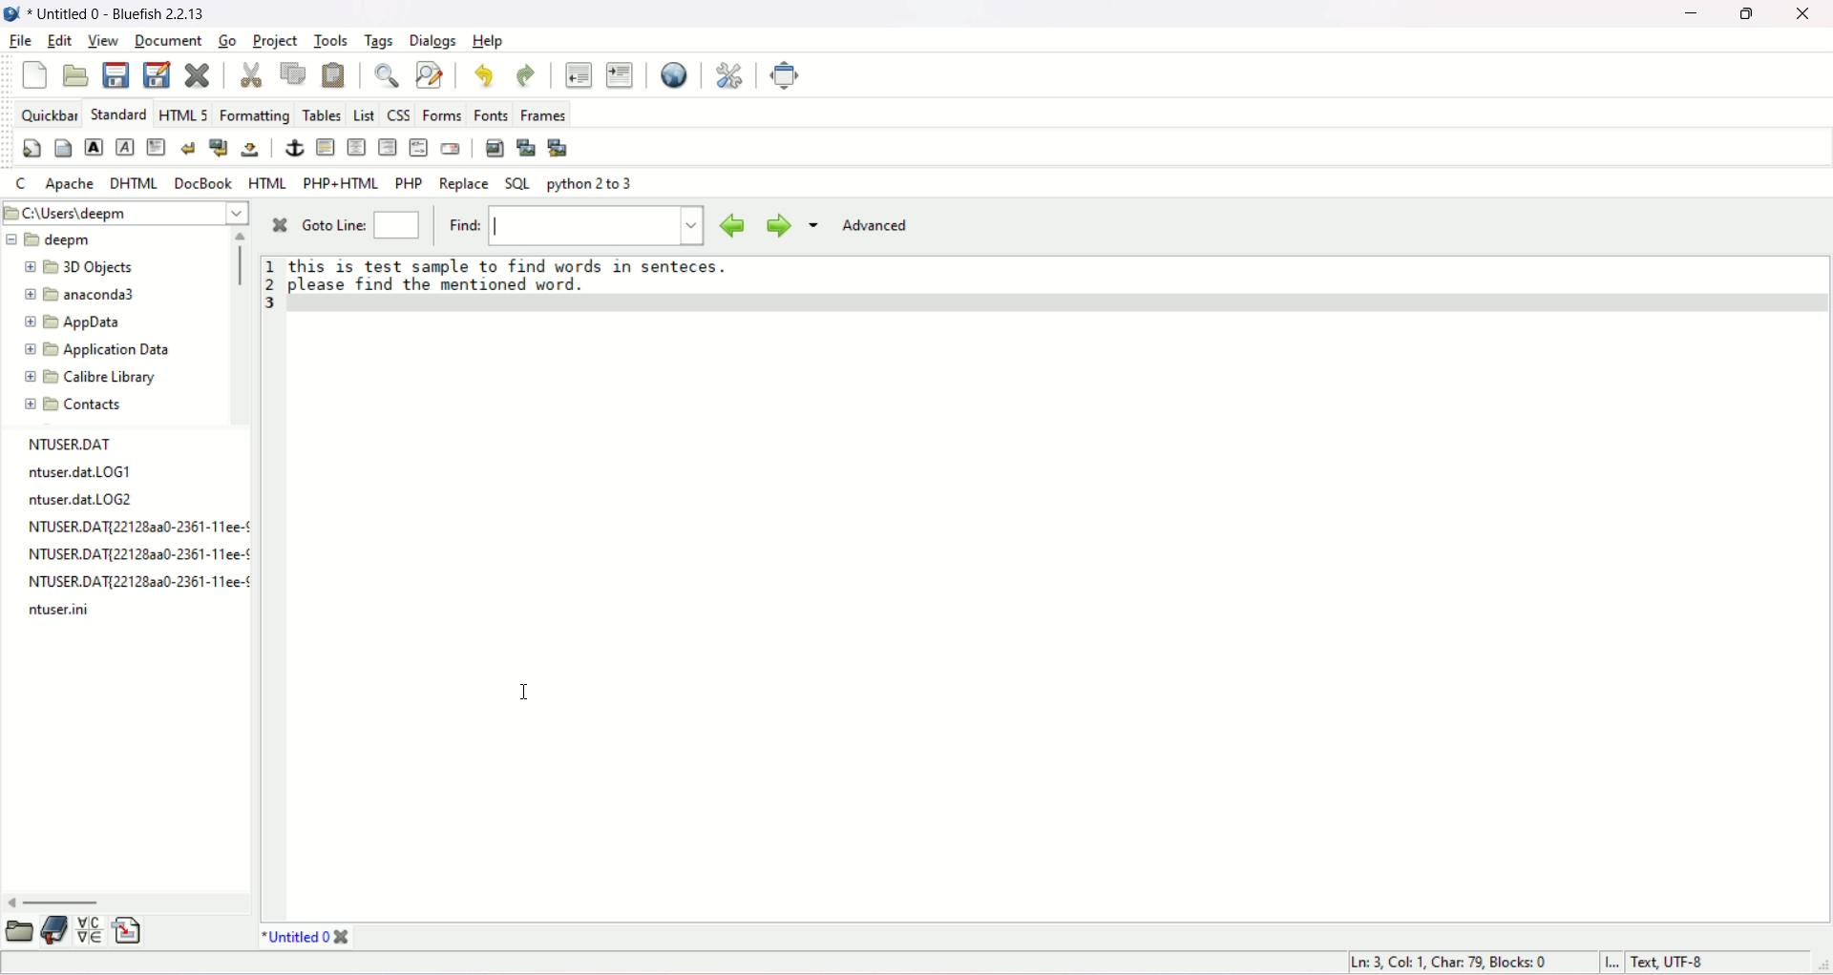 The width and height of the screenshot is (1833, 975). What do you see at coordinates (527, 73) in the screenshot?
I see `redo` at bounding box center [527, 73].